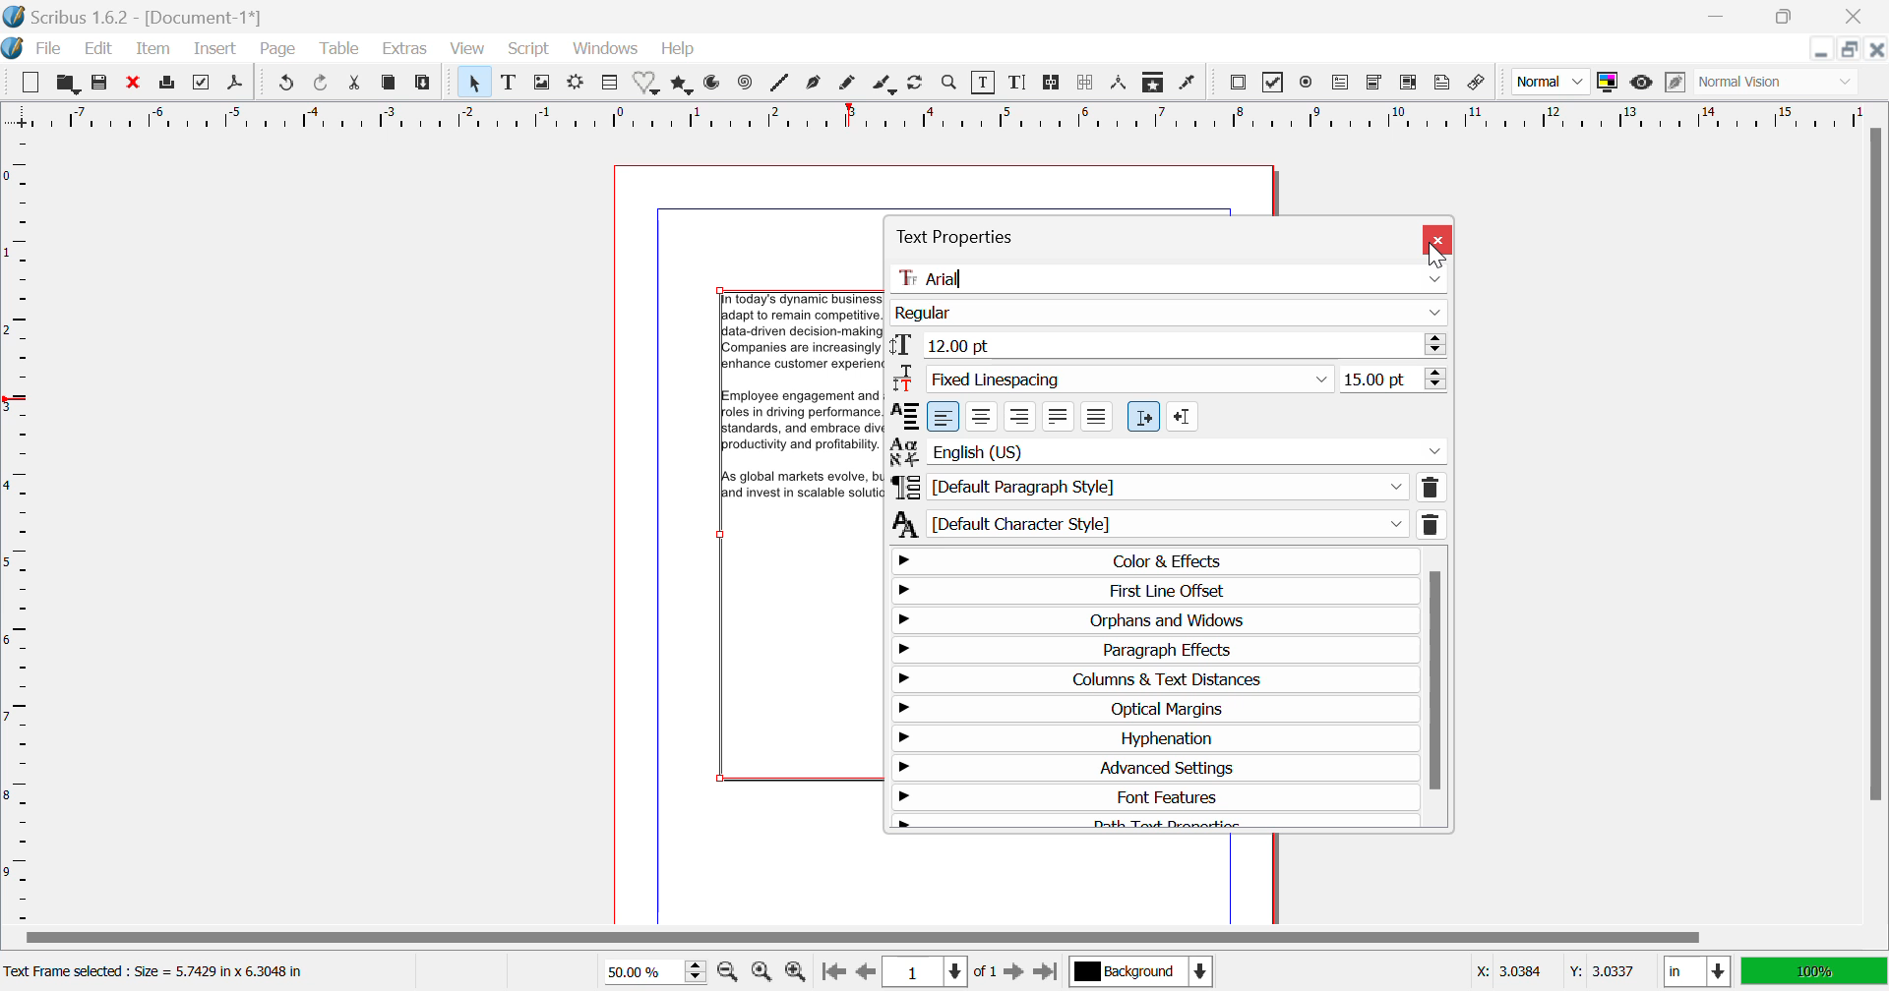 The height and width of the screenshot is (991, 1889). What do you see at coordinates (1167, 525) in the screenshot?
I see `Default Character Style` at bounding box center [1167, 525].